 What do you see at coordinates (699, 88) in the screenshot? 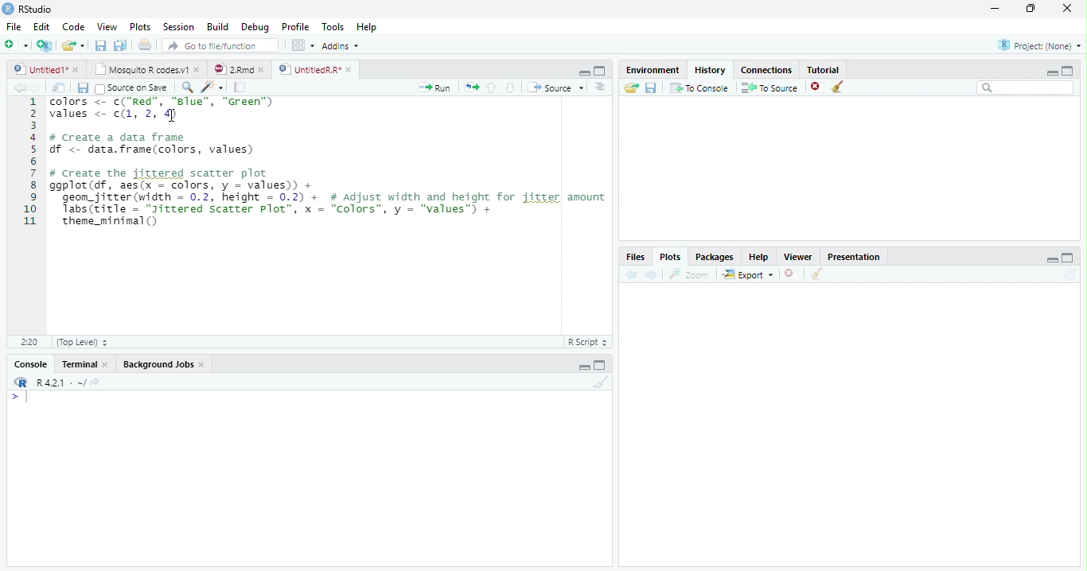
I see `To Console` at bounding box center [699, 88].